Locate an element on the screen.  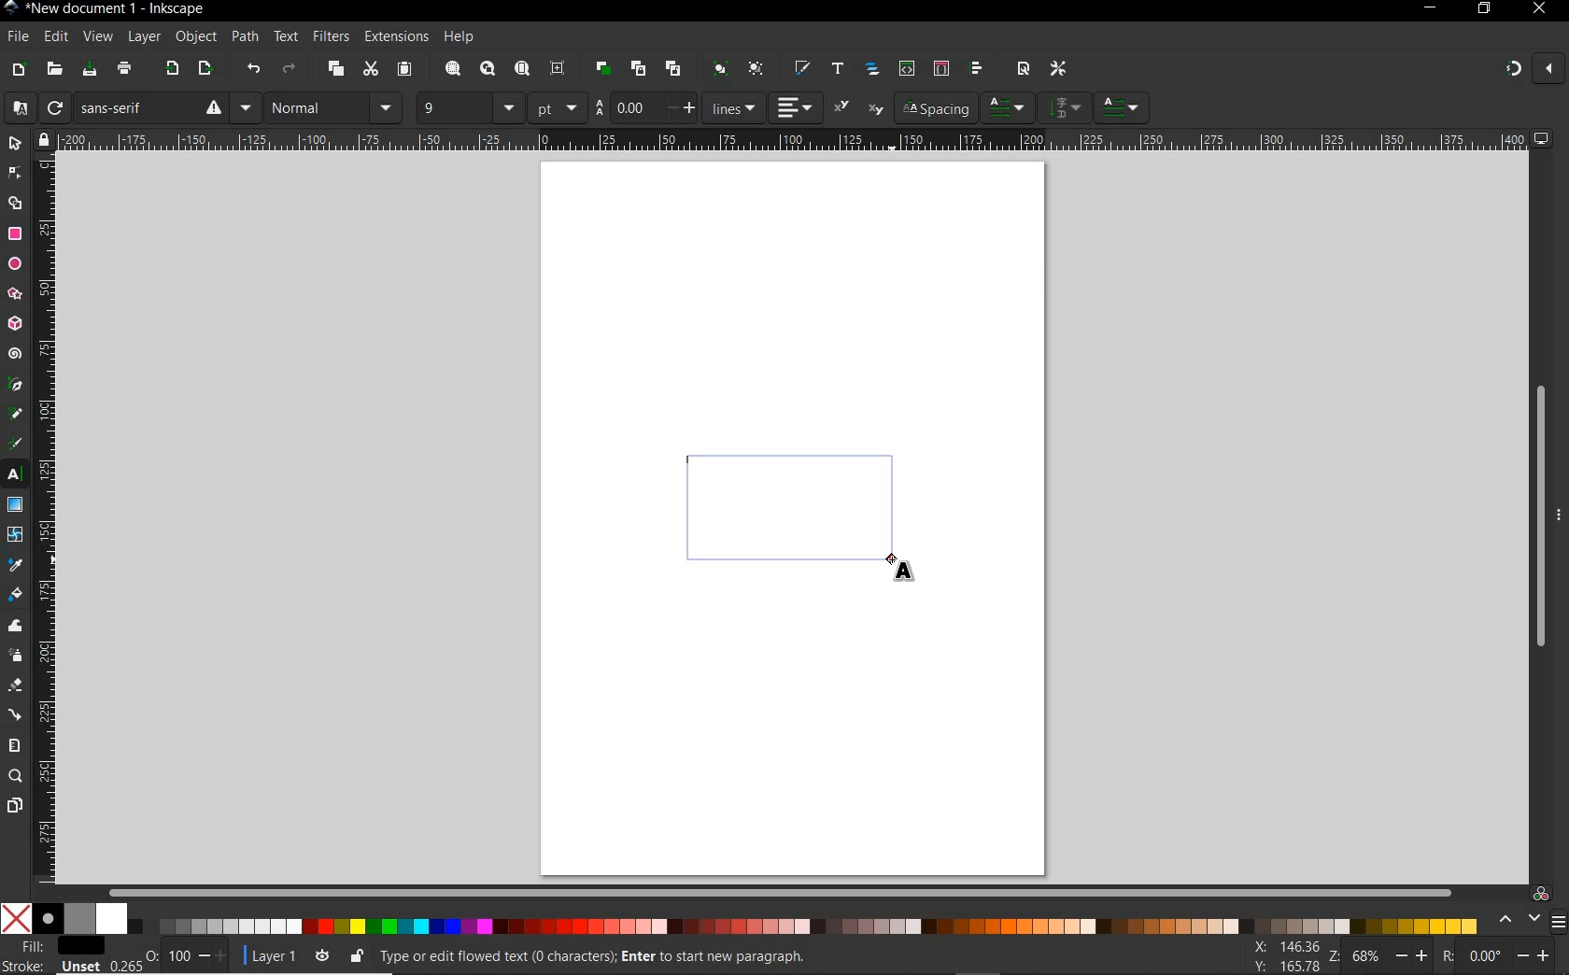
- is located at coordinates (671, 107).